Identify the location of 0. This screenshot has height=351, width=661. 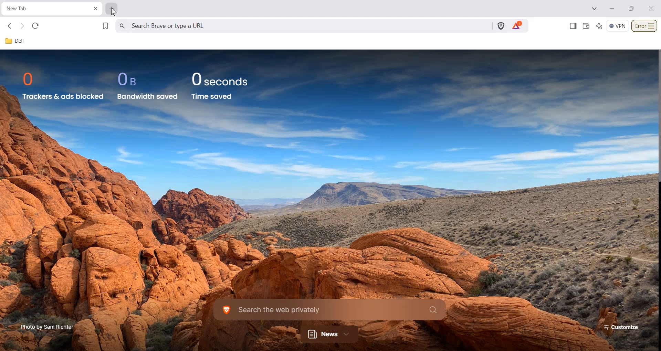
(31, 79).